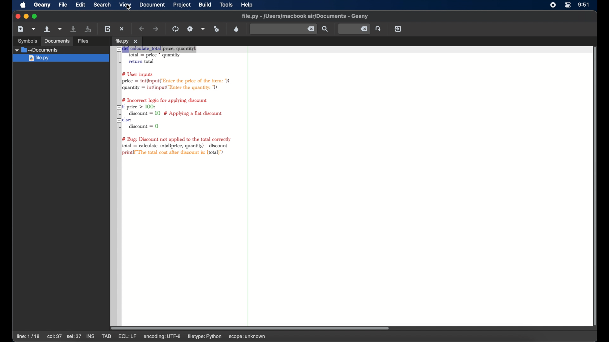 This screenshot has height=342, width=609. What do you see at coordinates (74, 337) in the screenshot?
I see `sel:37` at bounding box center [74, 337].